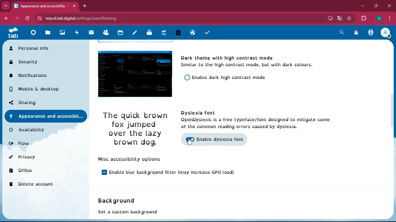  What do you see at coordinates (364, 18) in the screenshot?
I see `extensions` at bounding box center [364, 18].